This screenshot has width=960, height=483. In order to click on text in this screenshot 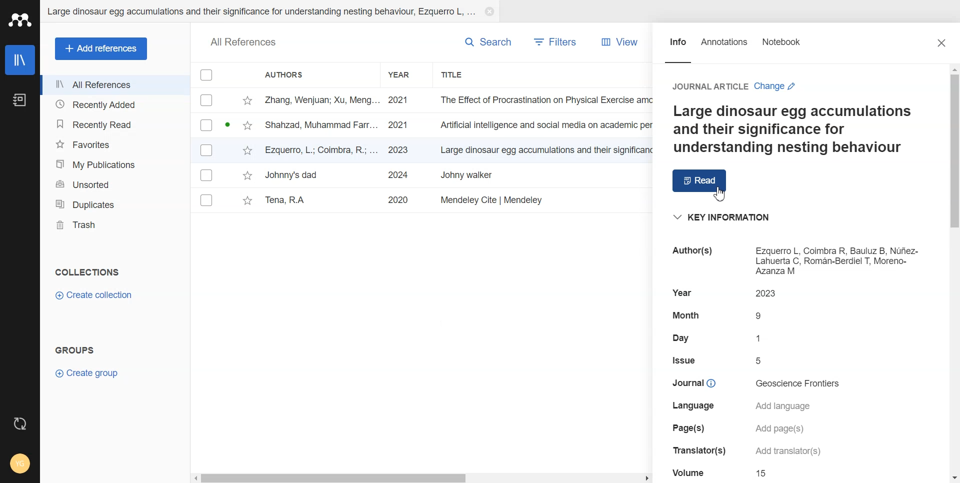, I will do `click(762, 337)`.